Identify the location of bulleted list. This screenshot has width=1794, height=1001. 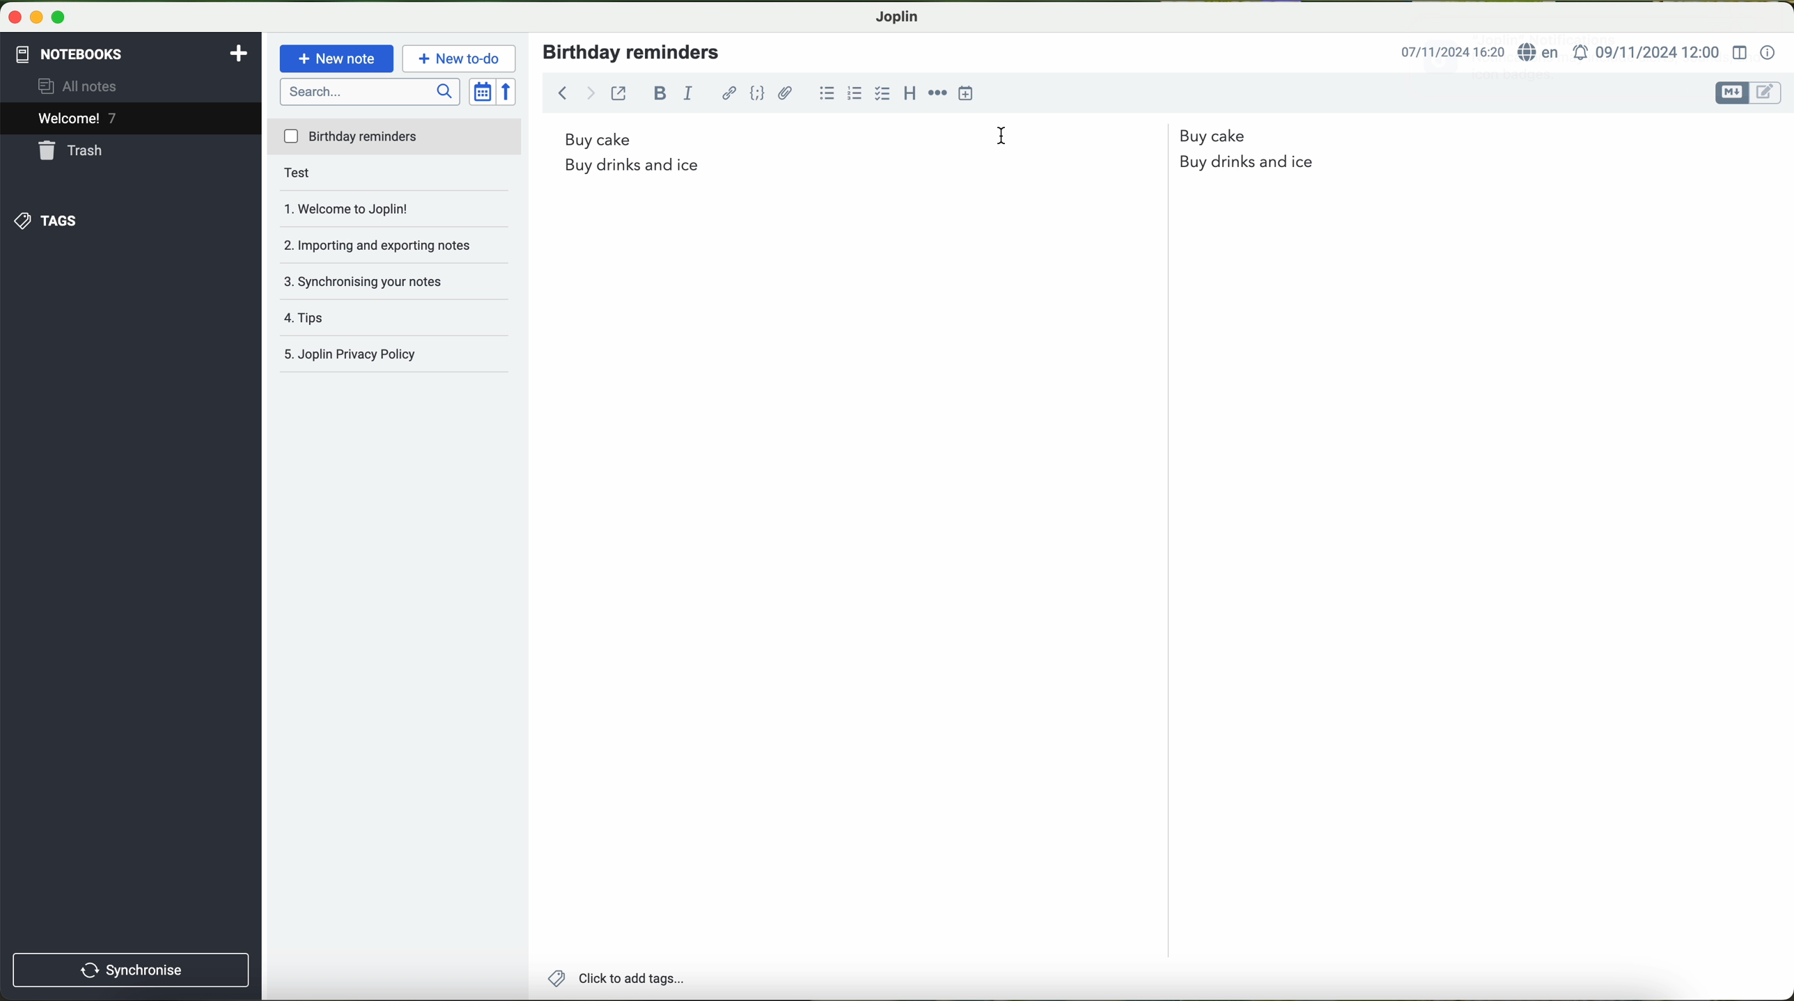
(828, 93).